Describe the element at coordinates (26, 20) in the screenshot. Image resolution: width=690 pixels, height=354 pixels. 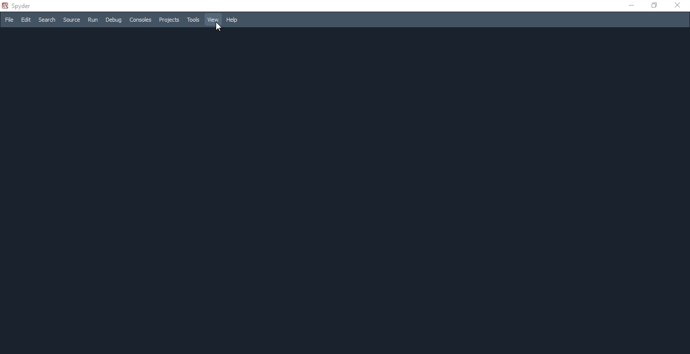
I see `edit` at that location.